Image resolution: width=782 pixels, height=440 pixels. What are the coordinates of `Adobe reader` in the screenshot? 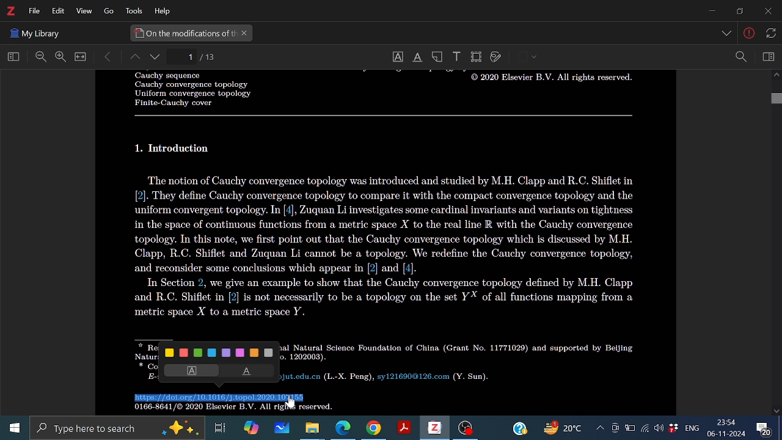 It's located at (403, 428).